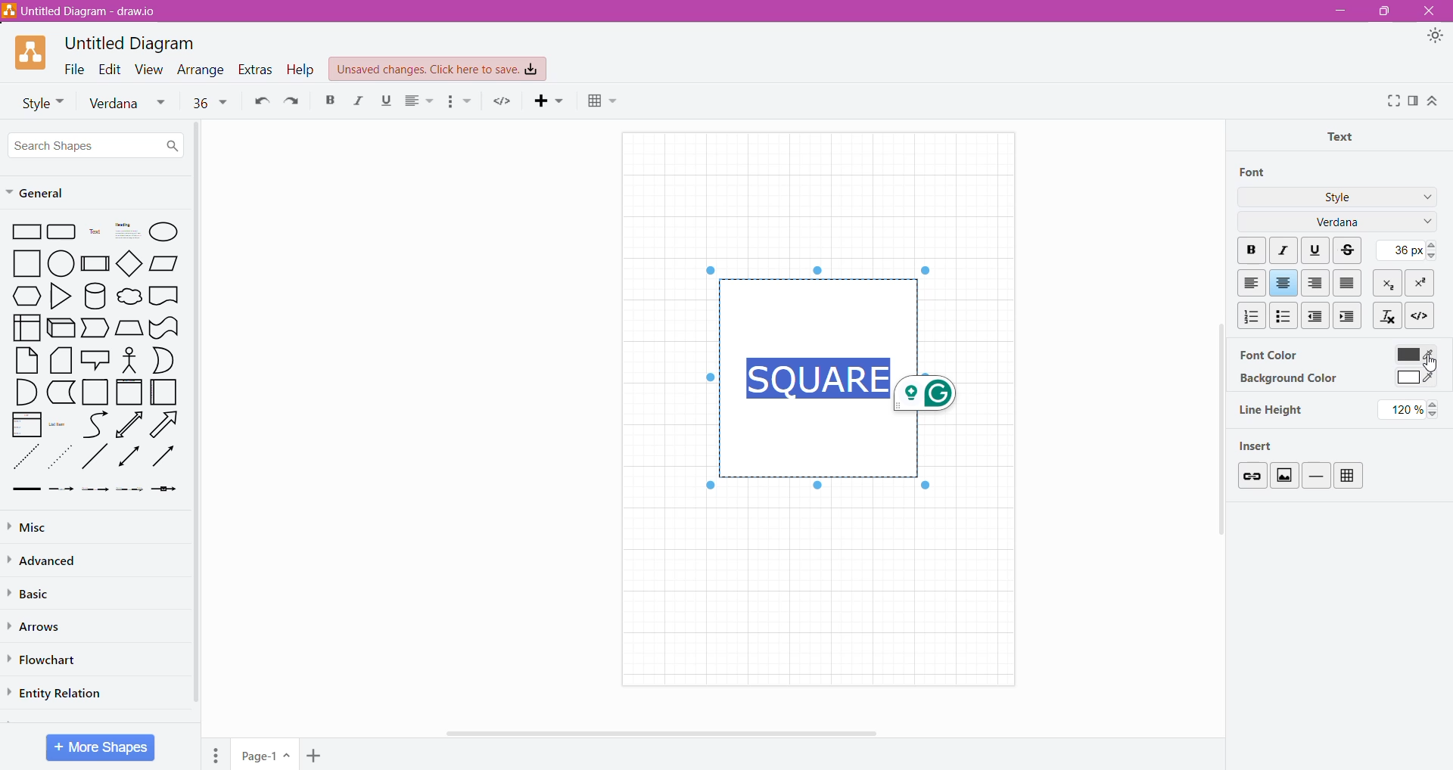 This screenshot has width=1453, height=770. I want to click on Paper Sheet , so click(26, 360).